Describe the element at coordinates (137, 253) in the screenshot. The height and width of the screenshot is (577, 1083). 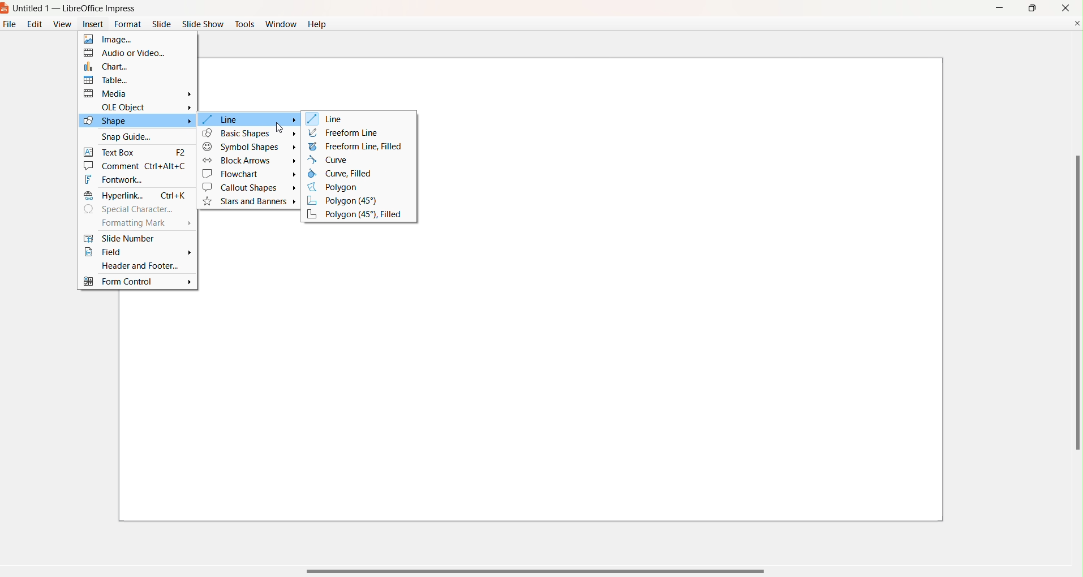
I see `Field` at that location.